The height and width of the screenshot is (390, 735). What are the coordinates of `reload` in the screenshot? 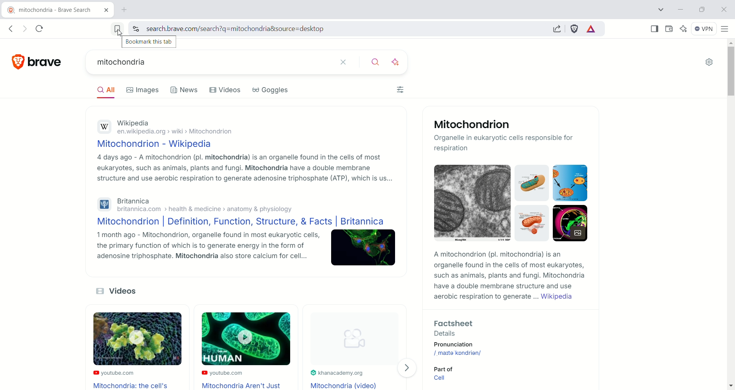 It's located at (40, 28).